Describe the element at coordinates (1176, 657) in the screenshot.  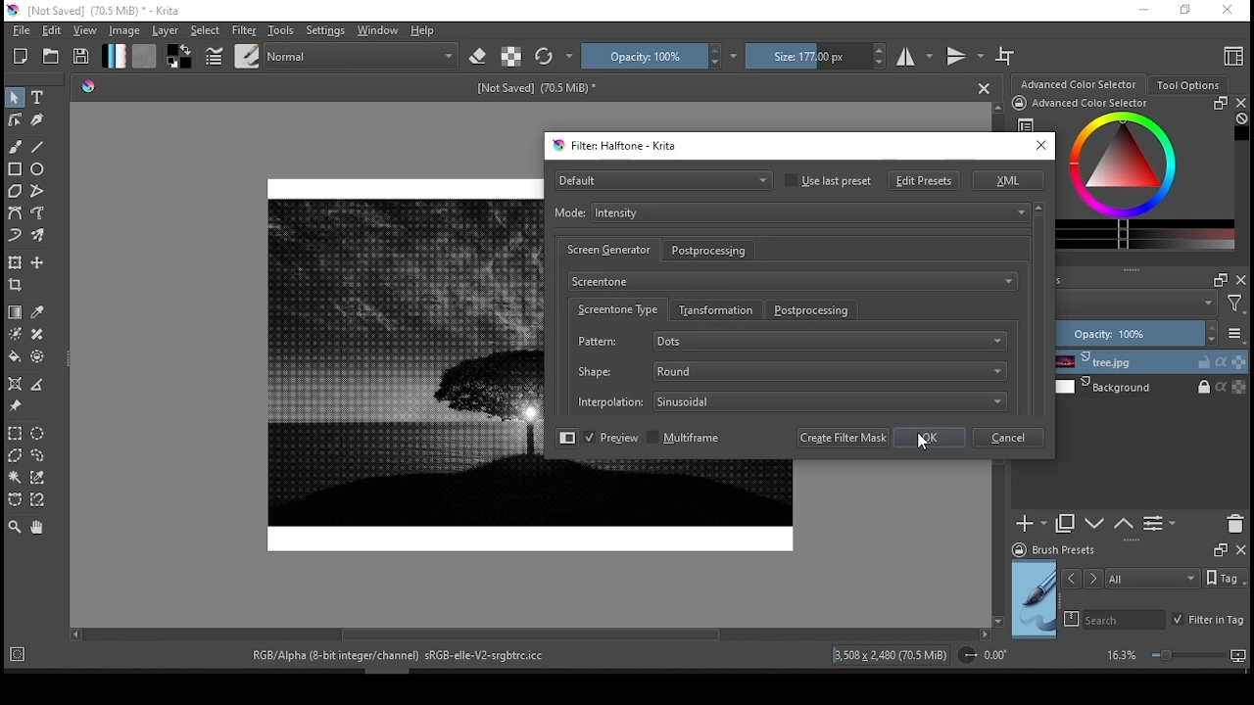
I see `zoom` at that location.